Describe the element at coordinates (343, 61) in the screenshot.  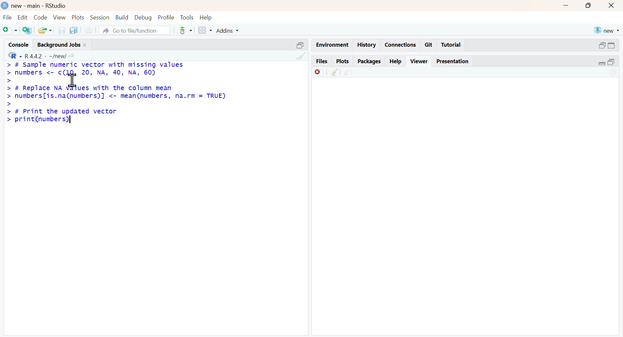
I see `plots` at that location.